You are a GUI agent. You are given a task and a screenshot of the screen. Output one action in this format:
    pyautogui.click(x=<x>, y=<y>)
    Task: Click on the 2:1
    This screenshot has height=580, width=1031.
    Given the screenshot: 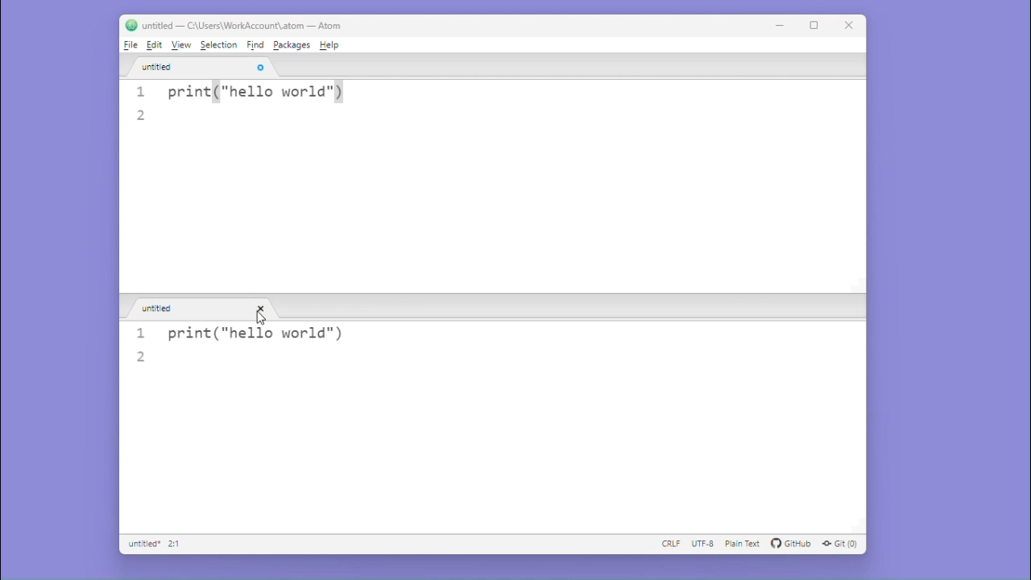 What is the action you would take?
    pyautogui.click(x=176, y=545)
    